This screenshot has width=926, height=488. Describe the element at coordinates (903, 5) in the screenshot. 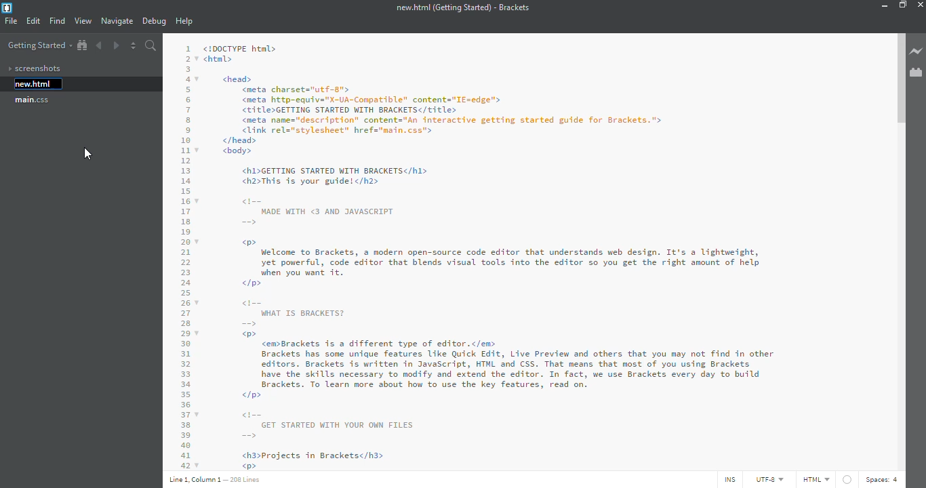

I see `maximize` at that location.